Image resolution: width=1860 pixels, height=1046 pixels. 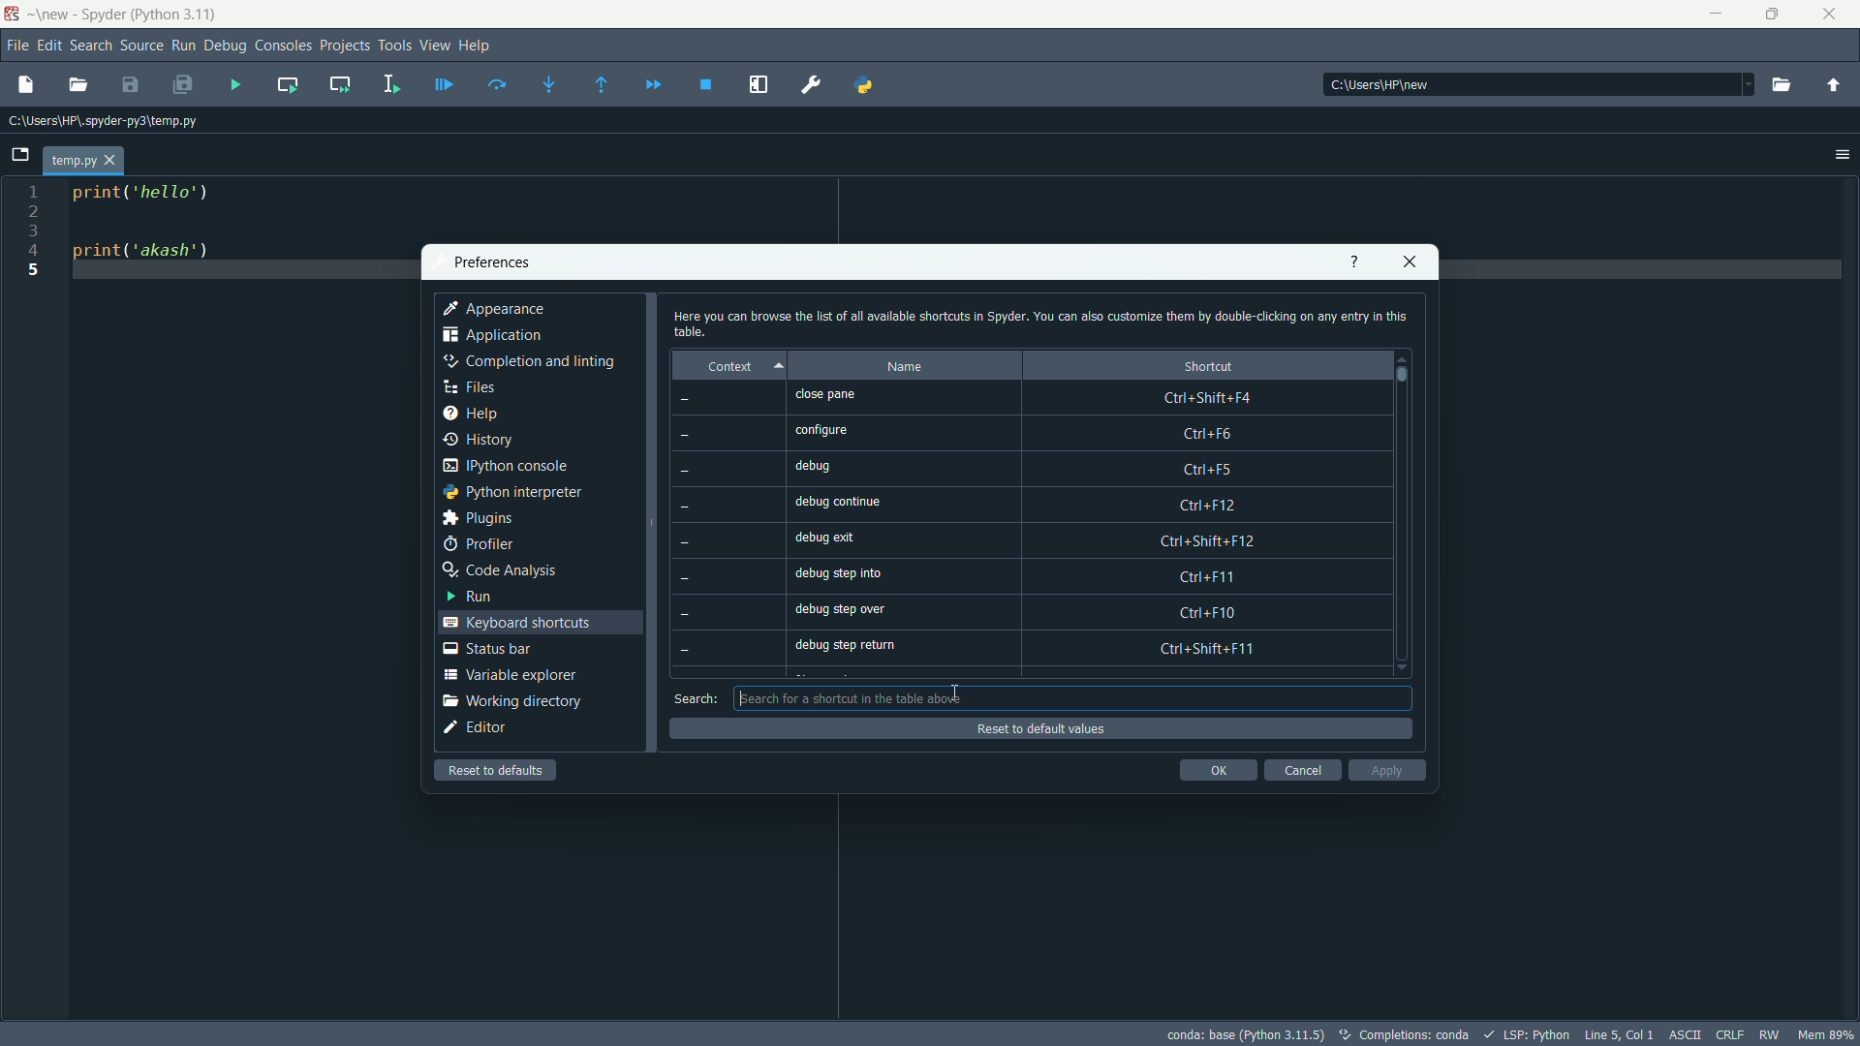 What do you see at coordinates (864, 86) in the screenshot?
I see `python path manager` at bounding box center [864, 86].